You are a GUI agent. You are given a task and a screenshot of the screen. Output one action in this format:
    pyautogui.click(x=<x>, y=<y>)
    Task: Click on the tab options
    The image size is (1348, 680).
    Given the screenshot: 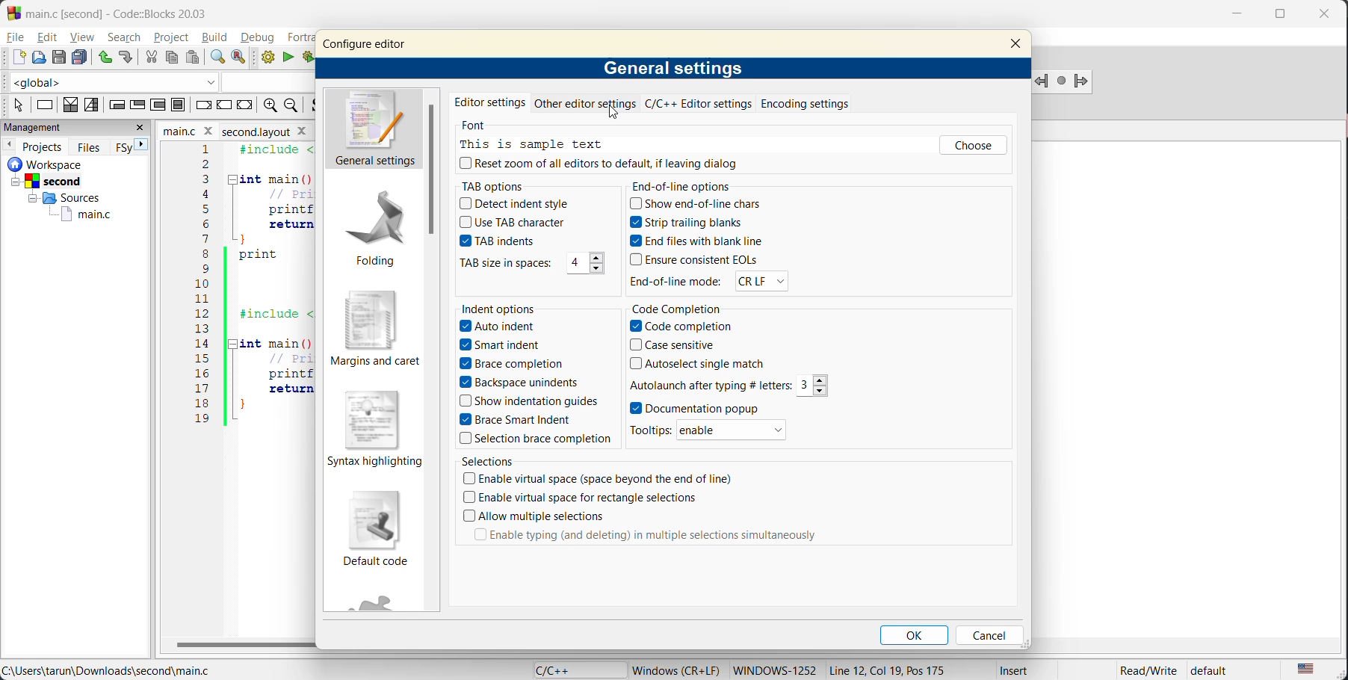 What is the action you would take?
    pyautogui.click(x=529, y=187)
    